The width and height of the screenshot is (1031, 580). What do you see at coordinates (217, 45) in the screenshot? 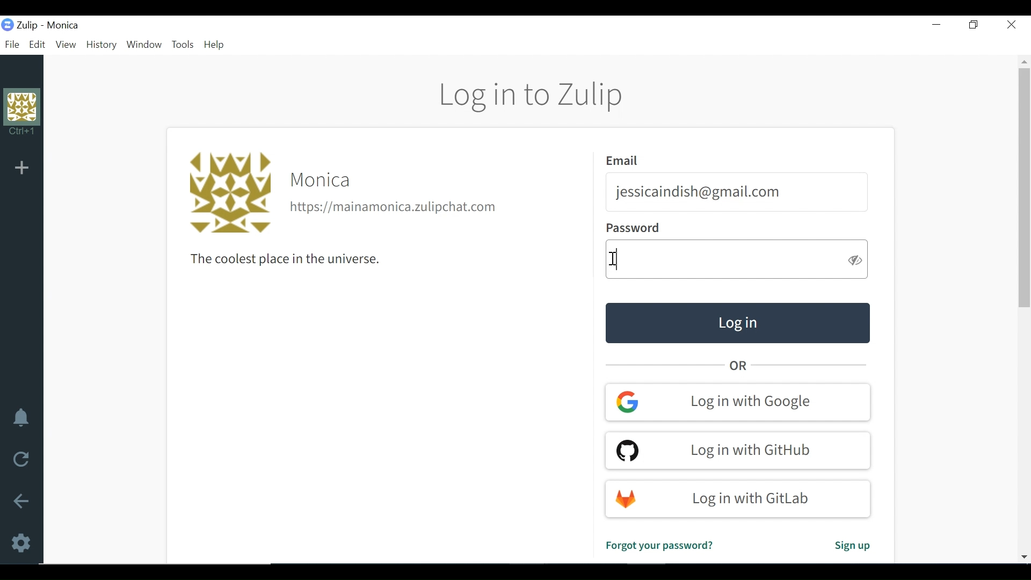
I see `Help` at bounding box center [217, 45].